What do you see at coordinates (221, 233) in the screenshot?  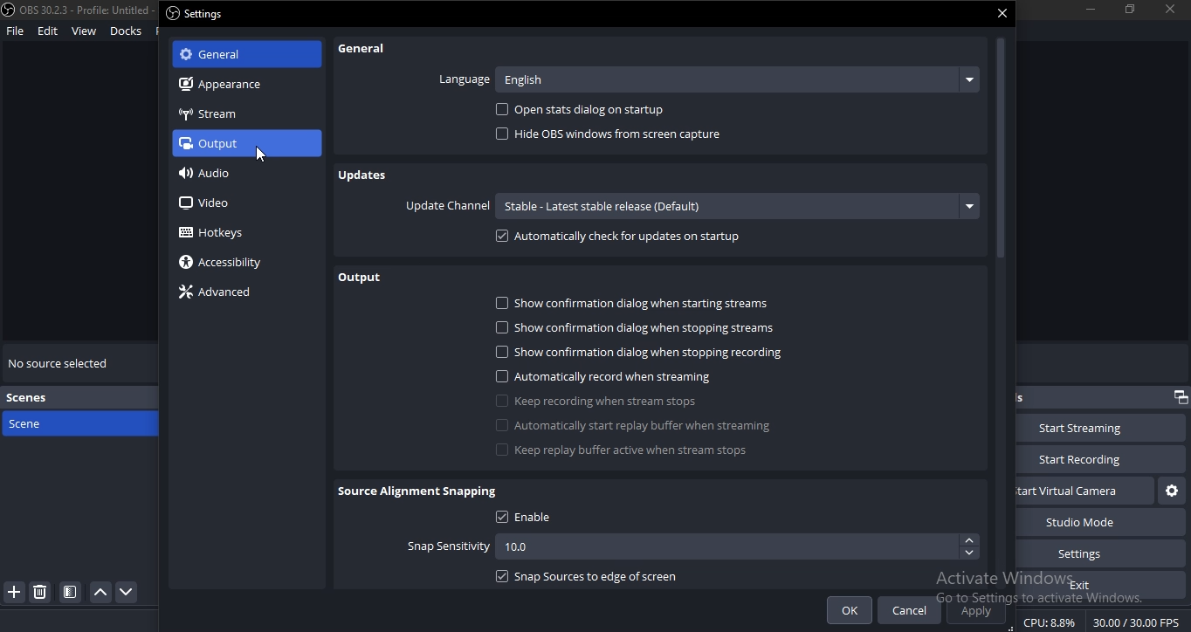 I see `hotkeys` at bounding box center [221, 233].